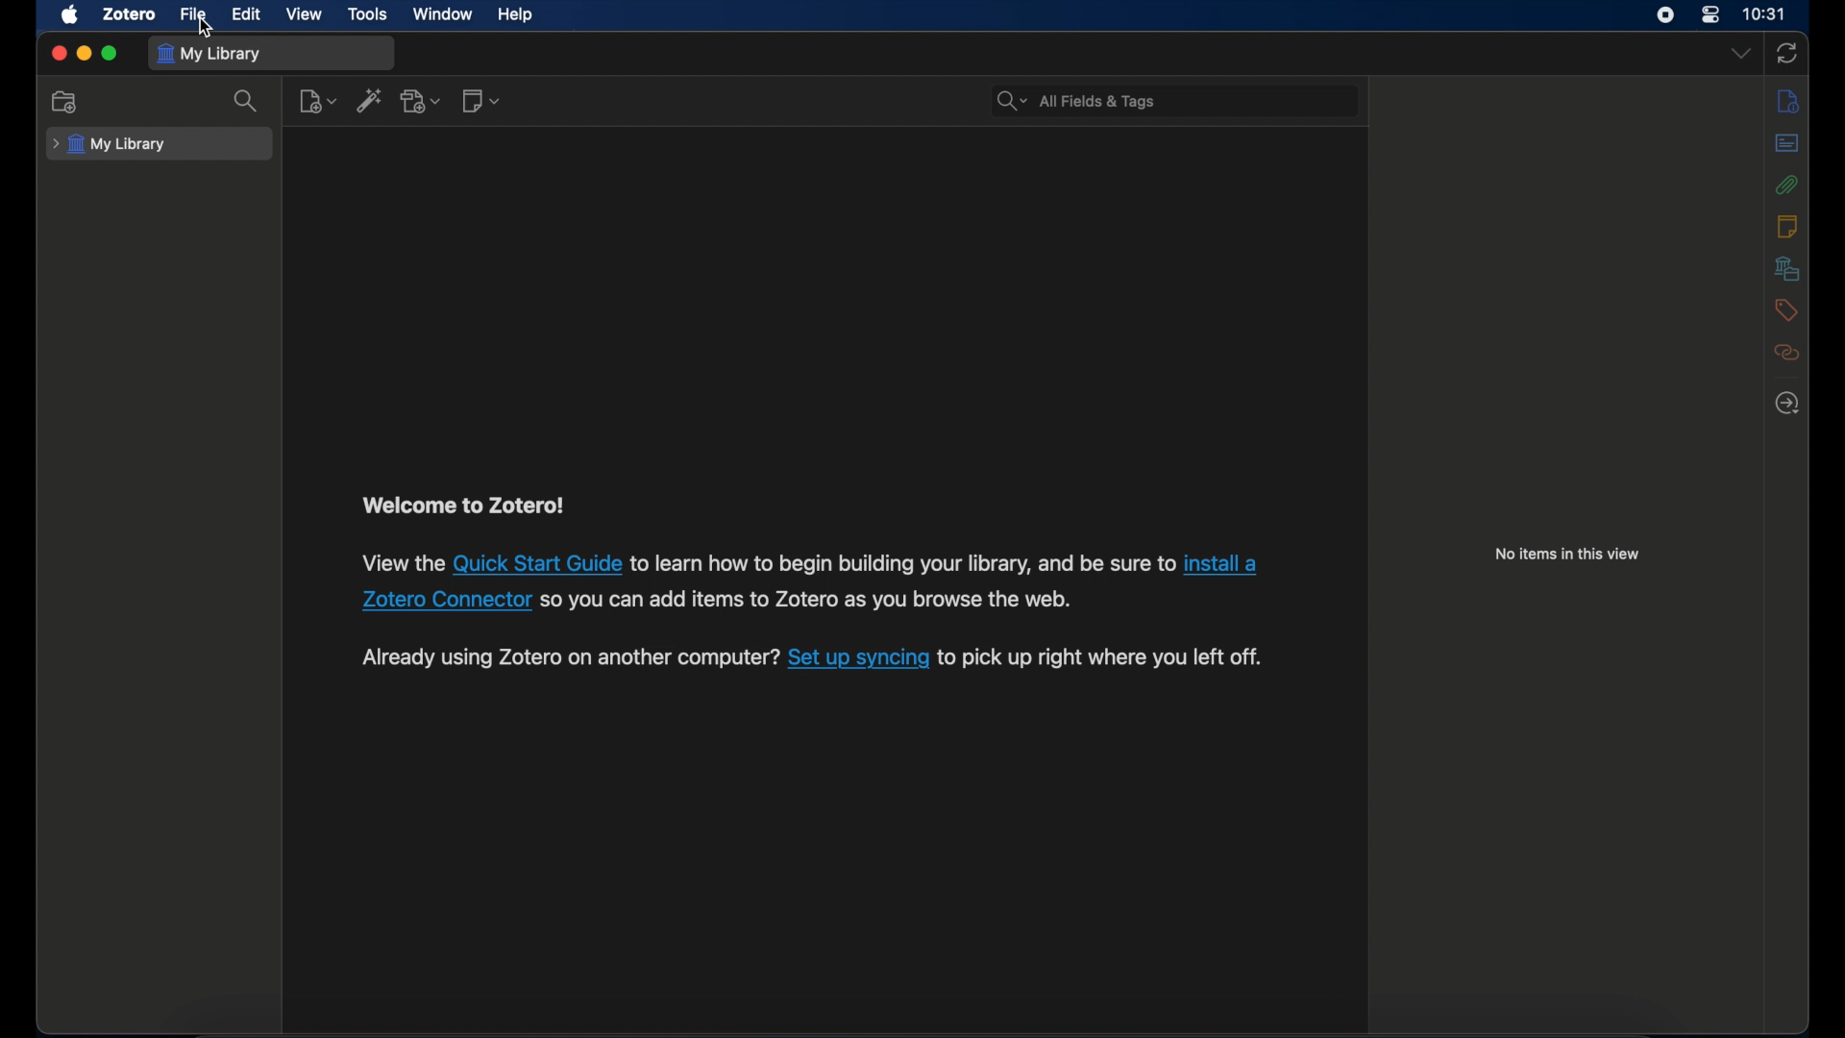  Describe the element at coordinates (304, 15) in the screenshot. I see `view` at that location.